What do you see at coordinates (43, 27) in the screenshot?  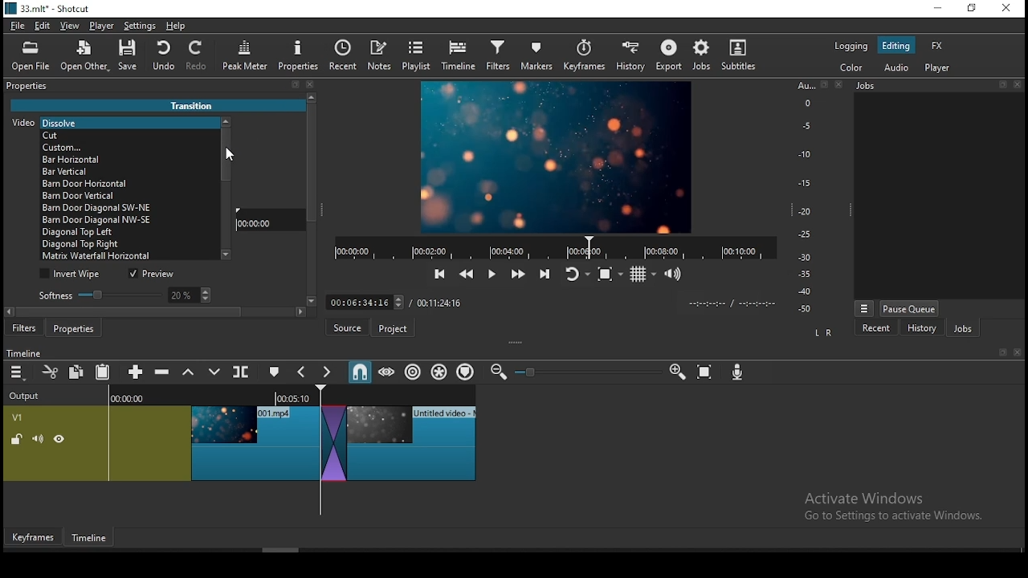 I see `edit` at bounding box center [43, 27].